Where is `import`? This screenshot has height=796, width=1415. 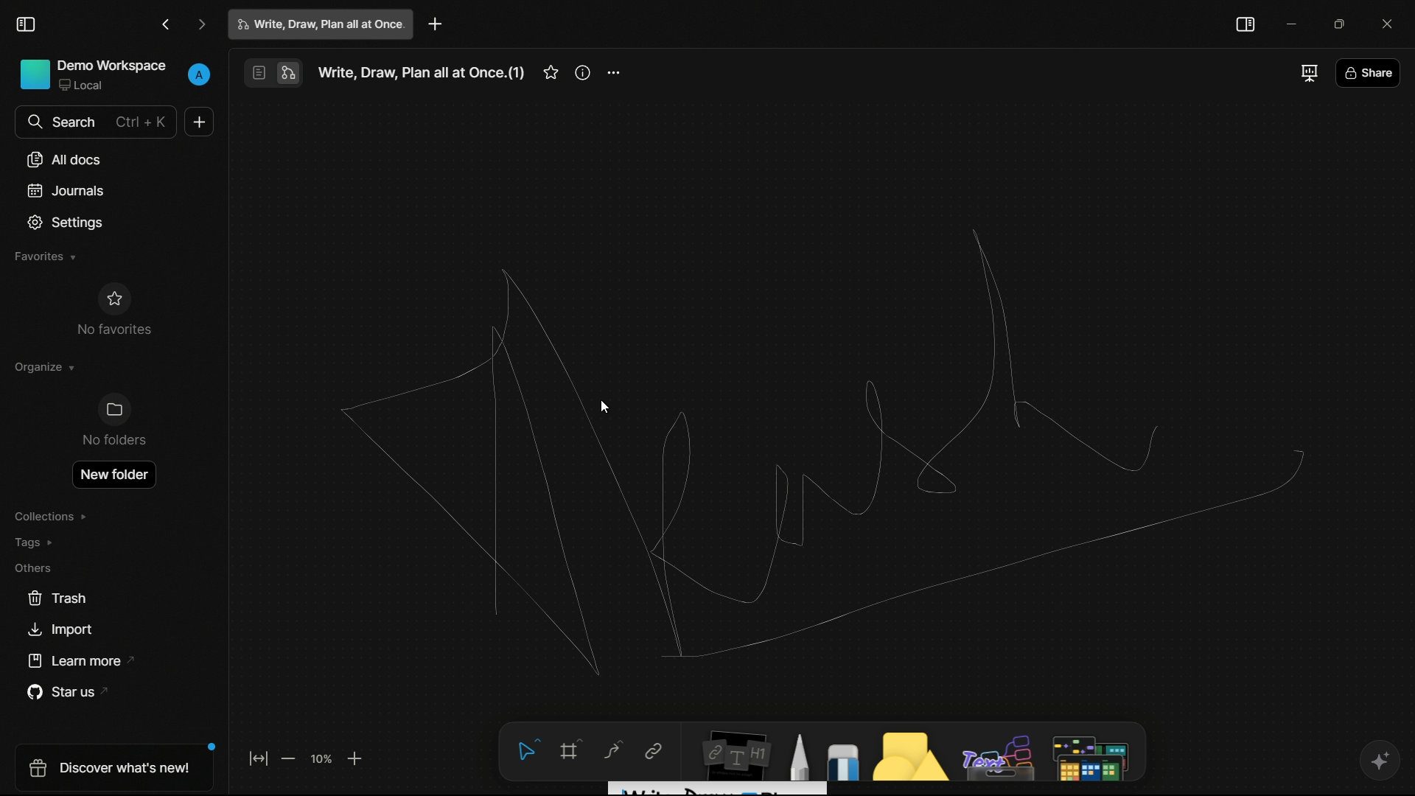
import is located at coordinates (60, 629).